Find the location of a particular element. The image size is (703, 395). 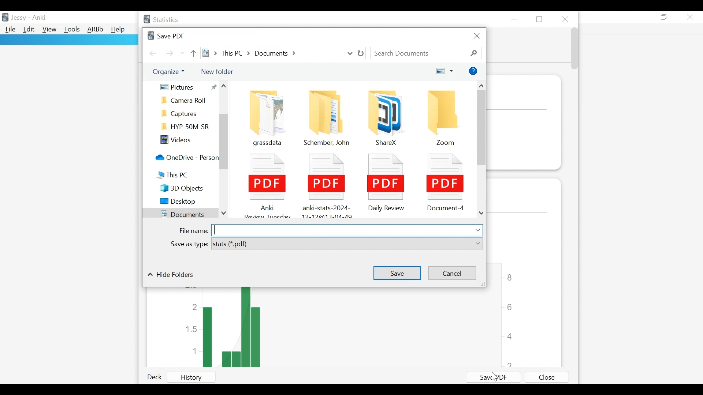

Help is located at coordinates (119, 30).